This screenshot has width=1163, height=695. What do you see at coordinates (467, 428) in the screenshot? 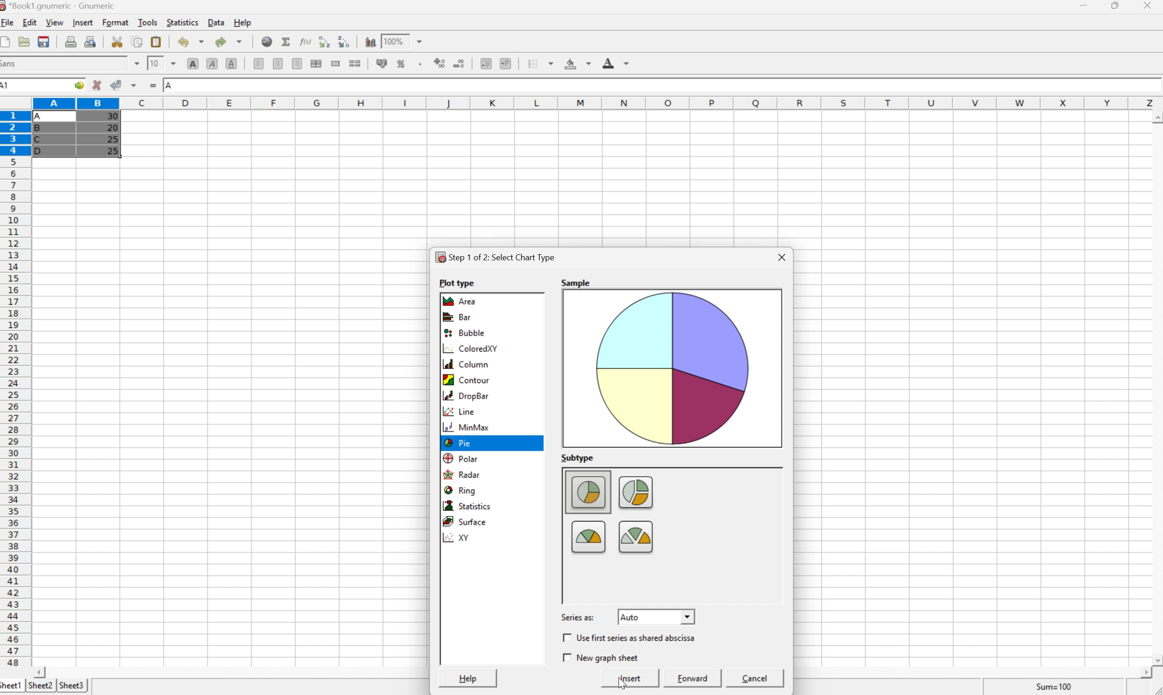
I see `MinMax` at bounding box center [467, 428].